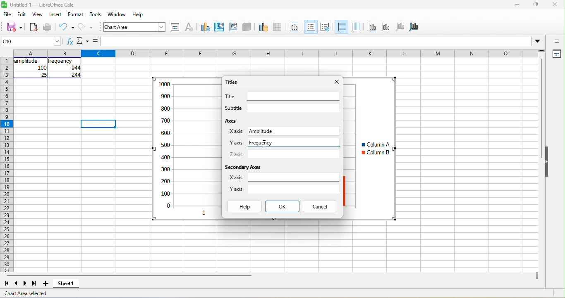 The height and width of the screenshot is (298, 565). What do you see at coordinates (186, 149) in the screenshot?
I see `Column chart` at bounding box center [186, 149].